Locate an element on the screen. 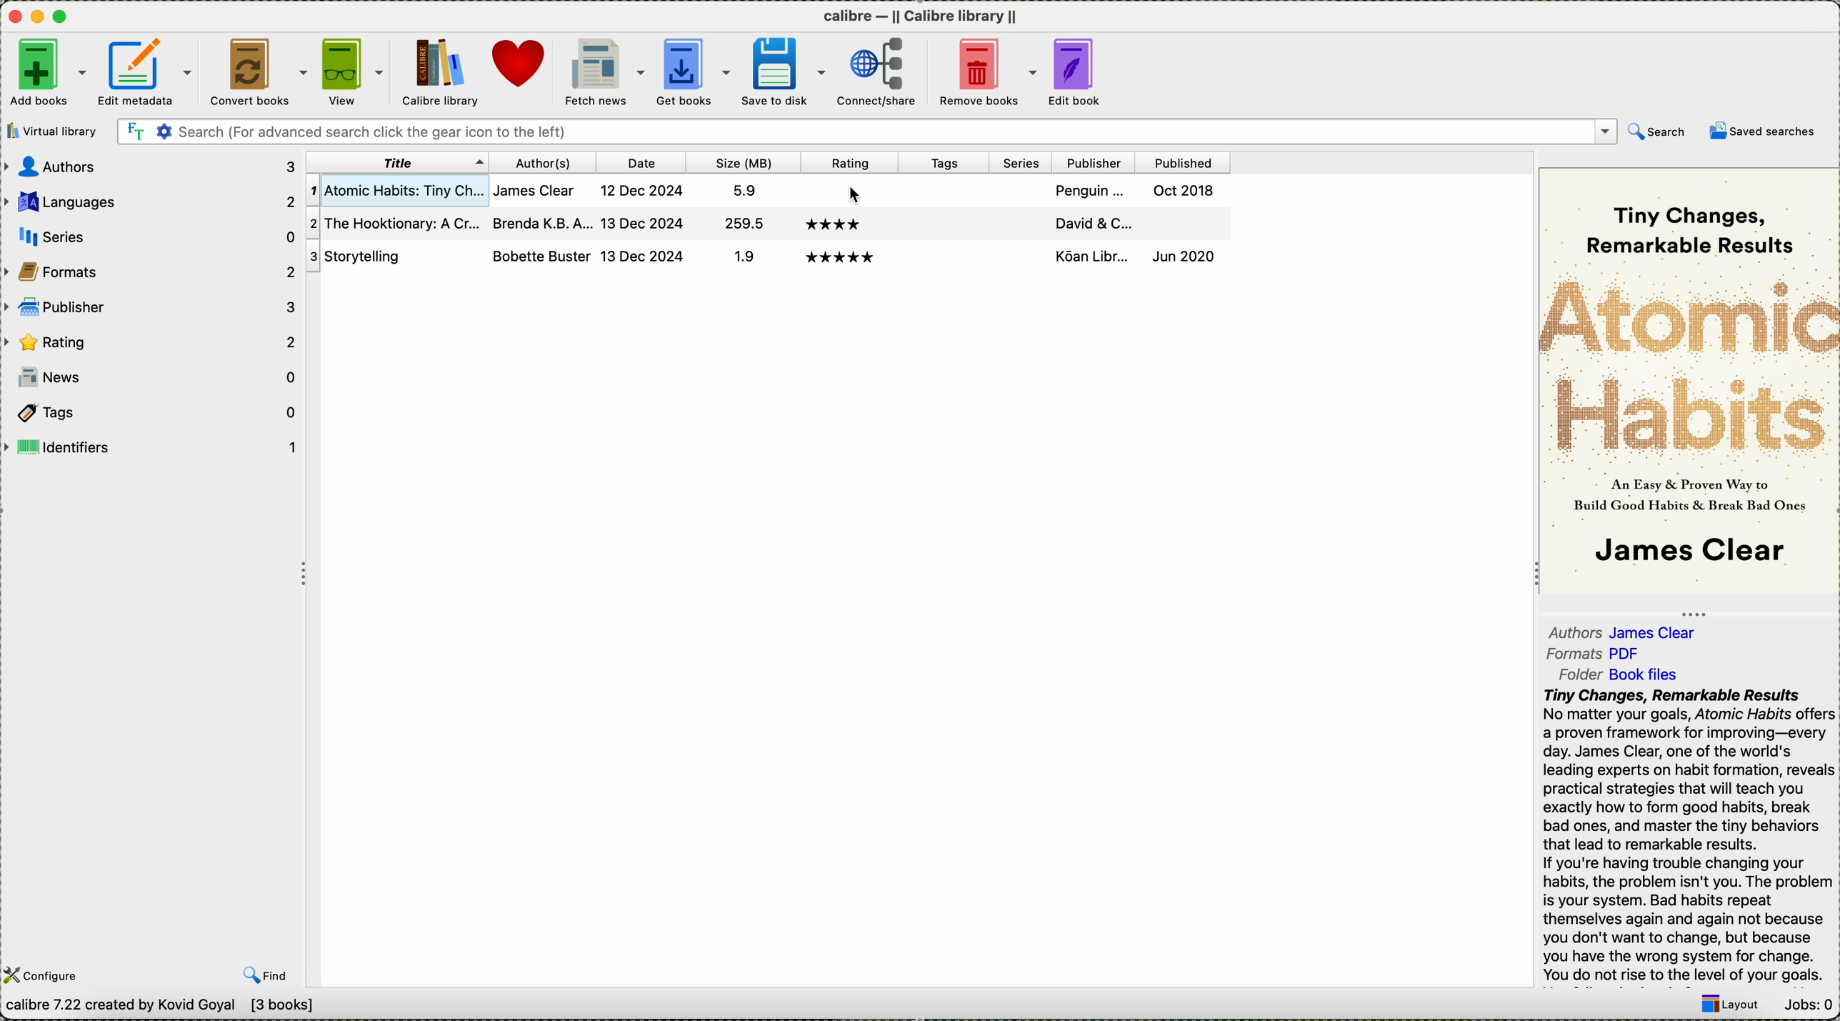 The width and height of the screenshot is (1840, 1021). get books is located at coordinates (694, 72).